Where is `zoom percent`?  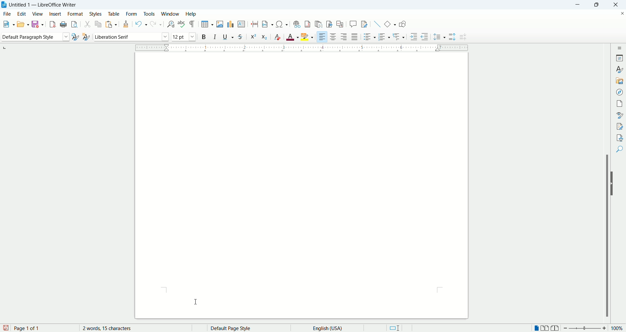
zoom percent is located at coordinates (618, 329).